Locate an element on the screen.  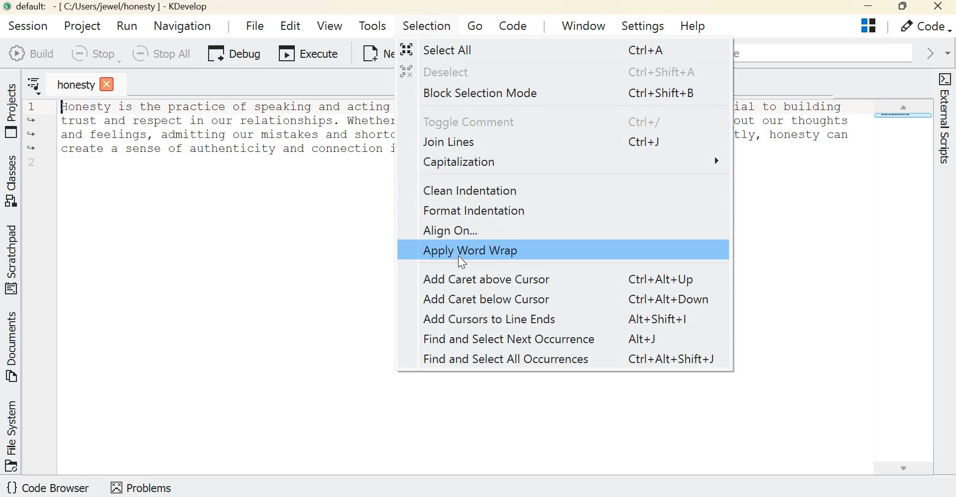
select all is located at coordinates (539, 49).